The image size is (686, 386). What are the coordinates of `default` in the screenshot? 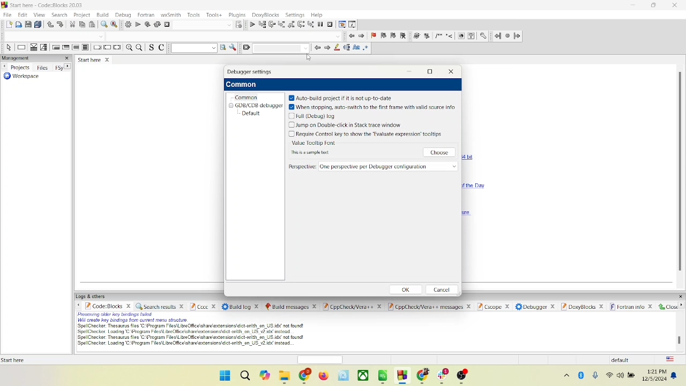 It's located at (250, 114).